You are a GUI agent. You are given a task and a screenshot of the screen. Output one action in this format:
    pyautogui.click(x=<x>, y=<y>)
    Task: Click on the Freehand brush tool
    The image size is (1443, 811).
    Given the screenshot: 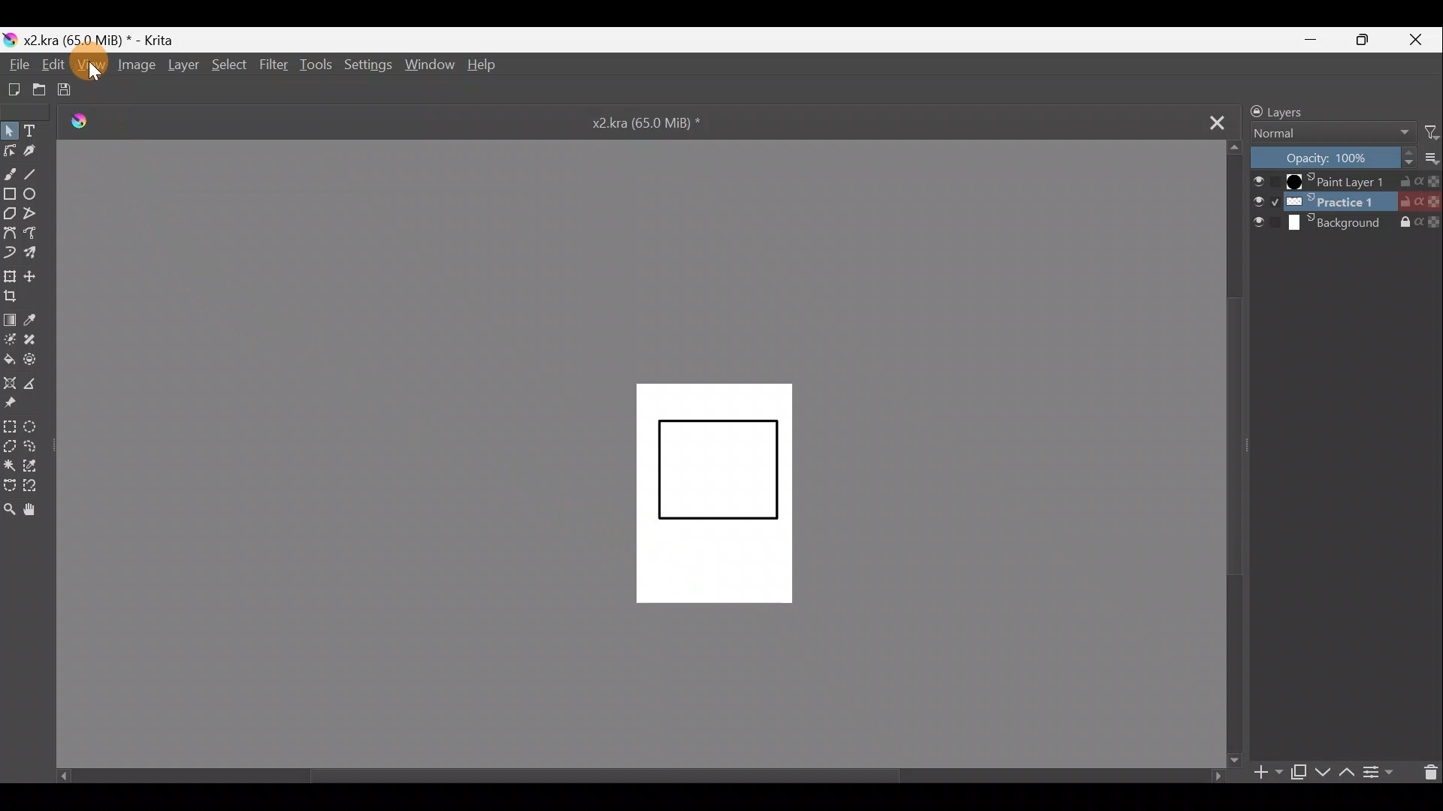 What is the action you would take?
    pyautogui.click(x=9, y=173)
    